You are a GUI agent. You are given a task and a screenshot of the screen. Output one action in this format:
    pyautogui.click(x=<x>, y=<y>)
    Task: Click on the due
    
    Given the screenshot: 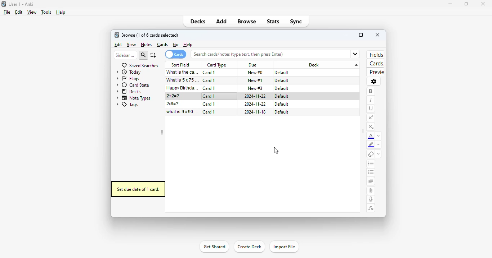 What is the action you would take?
    pyautogui.click(x=252, y=65)
    